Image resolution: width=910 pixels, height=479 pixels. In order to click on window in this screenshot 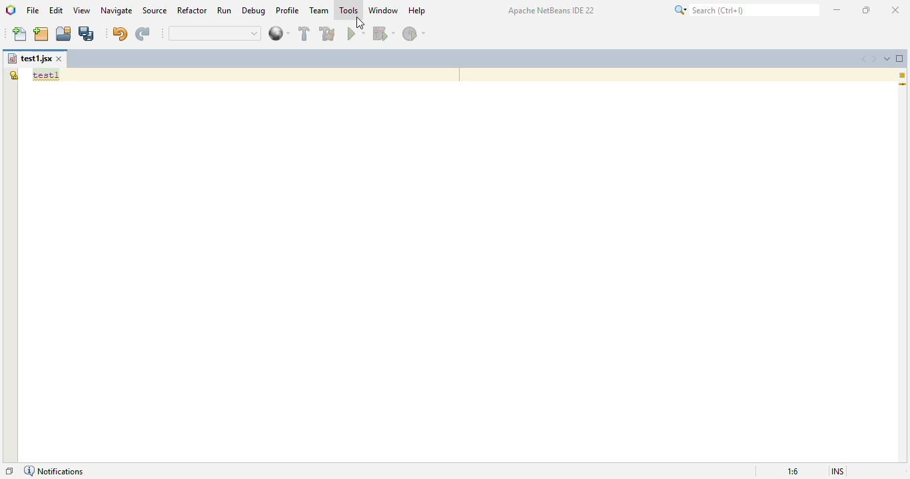, I will do `click(384, 10)`.